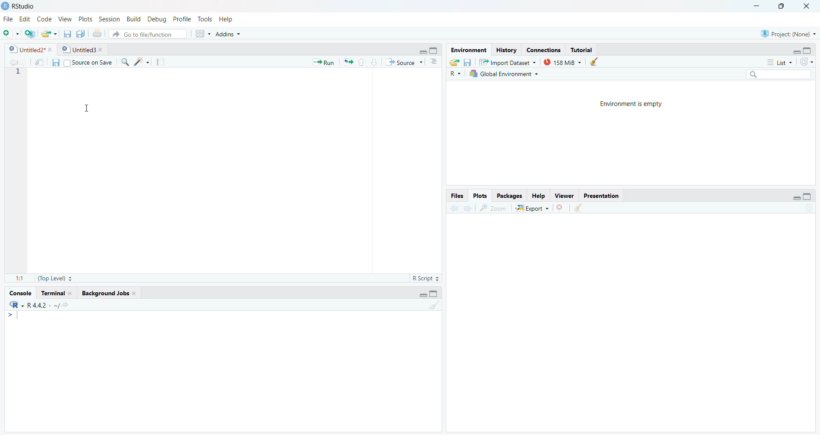  Describe the element at coordinates (786, 32) in the screenshot. I see `@ Proiect: (None) ~` at that location.